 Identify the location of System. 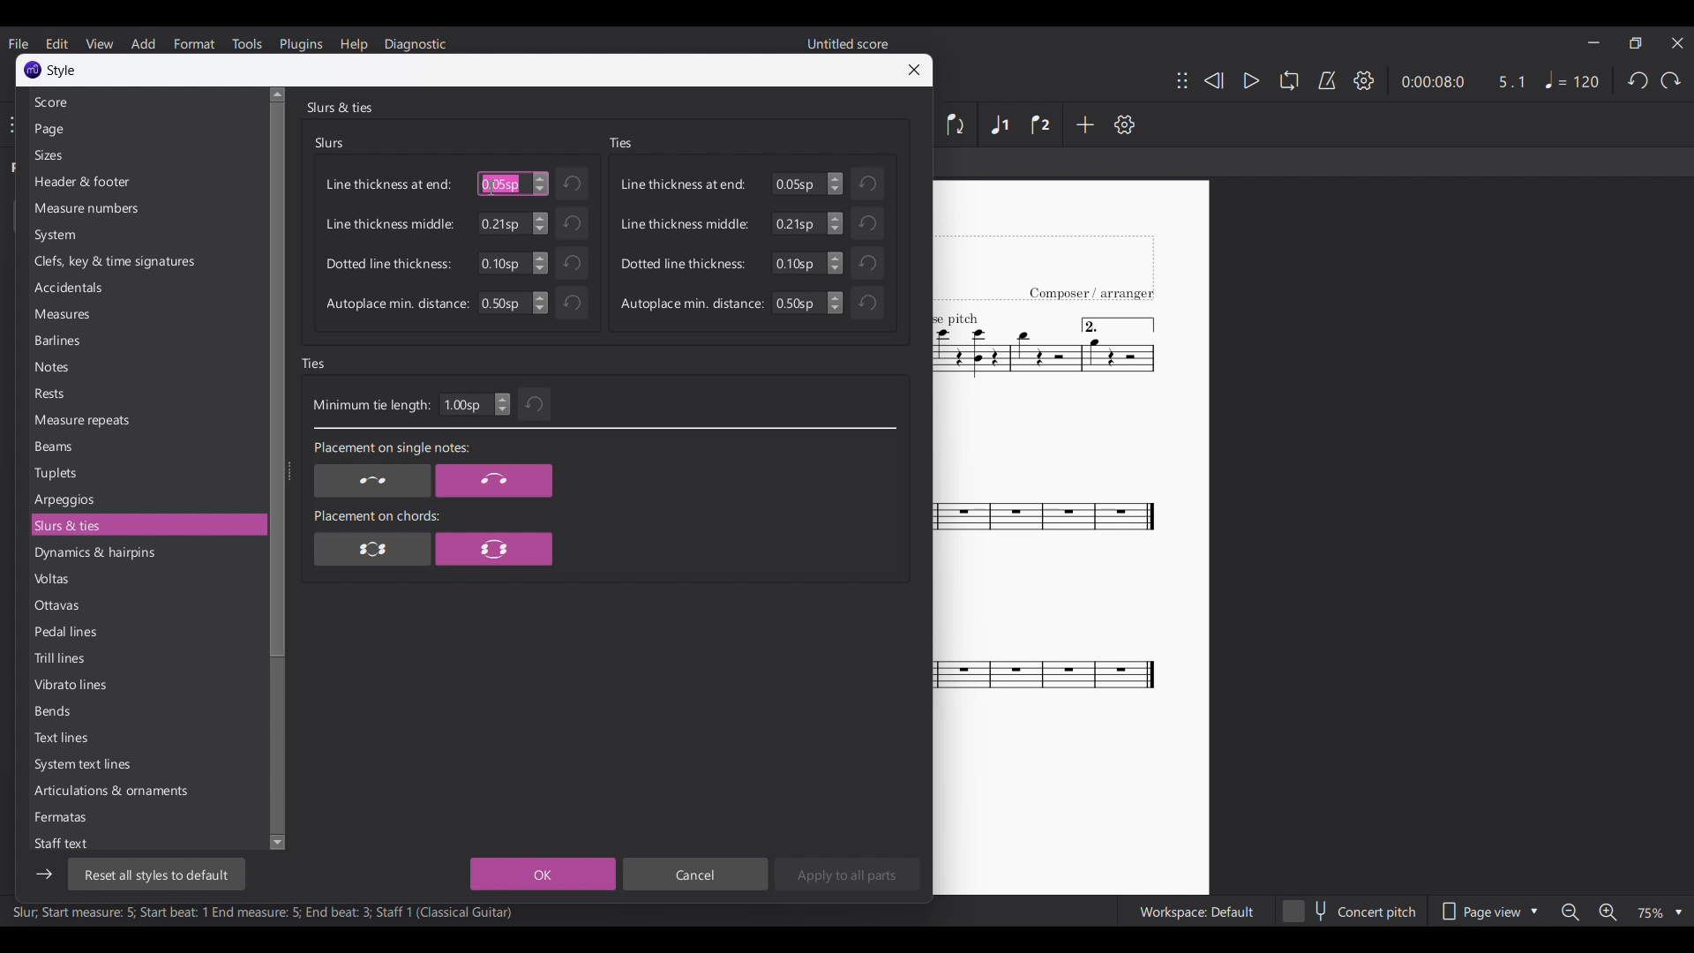
(145, 235).